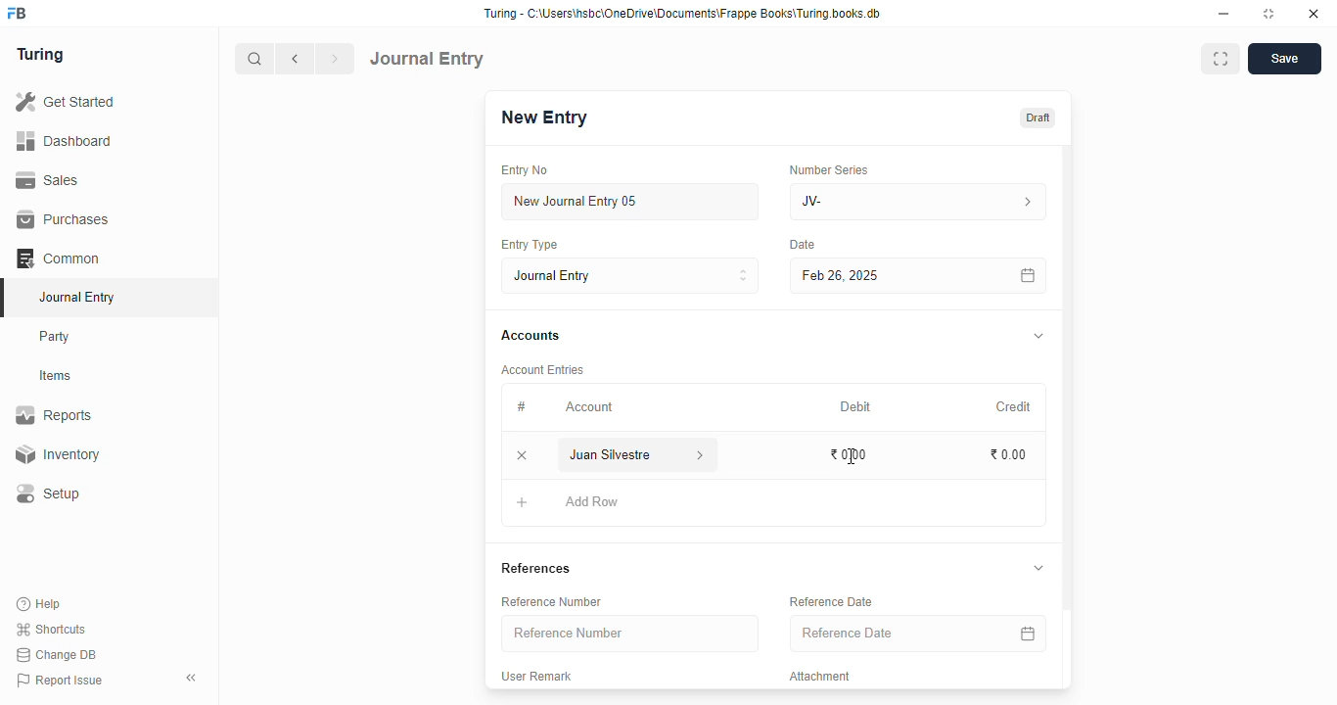  What do you see at coordinates (48, 179) in the screenshot?
I see `sales` at bounding box center [48, 179].